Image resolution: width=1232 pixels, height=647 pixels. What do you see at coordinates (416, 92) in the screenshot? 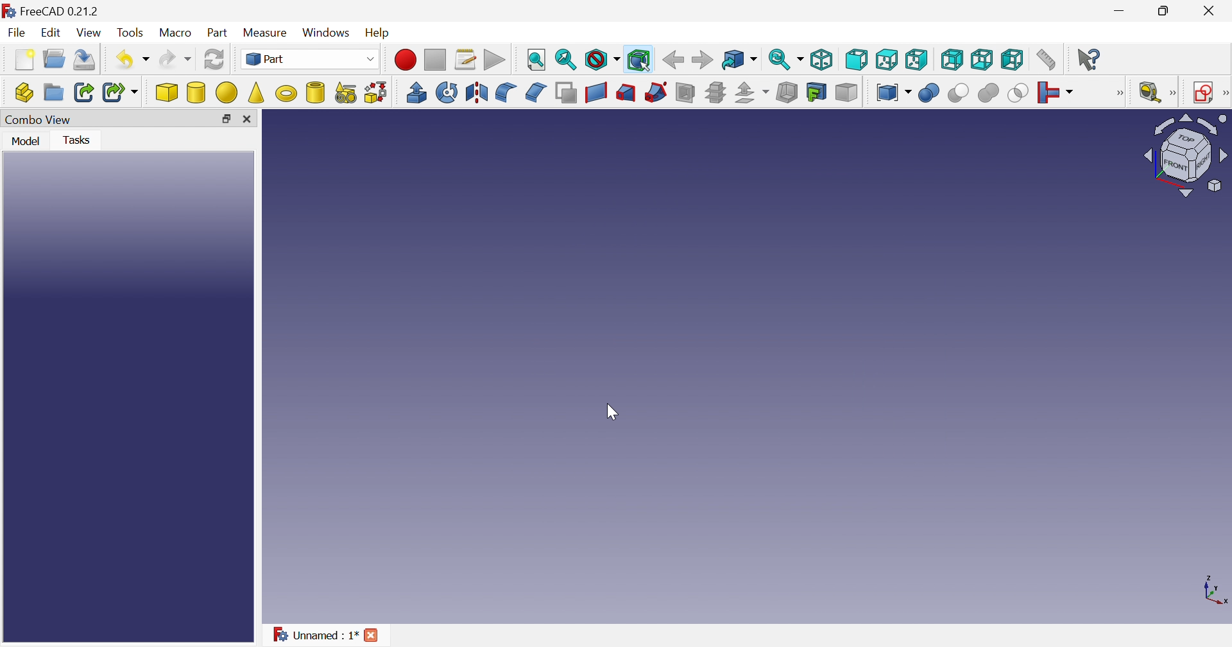
I see `Extrude...` at bounding box center [416, 92].